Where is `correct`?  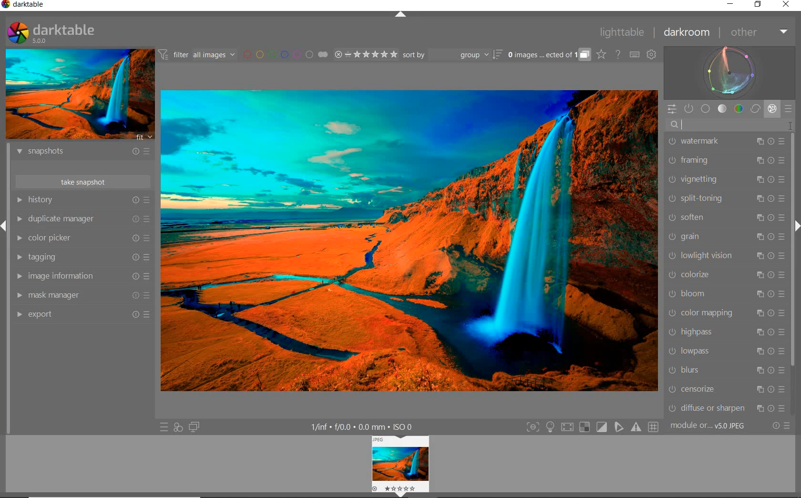
correct is located at coordinates (755, 108).